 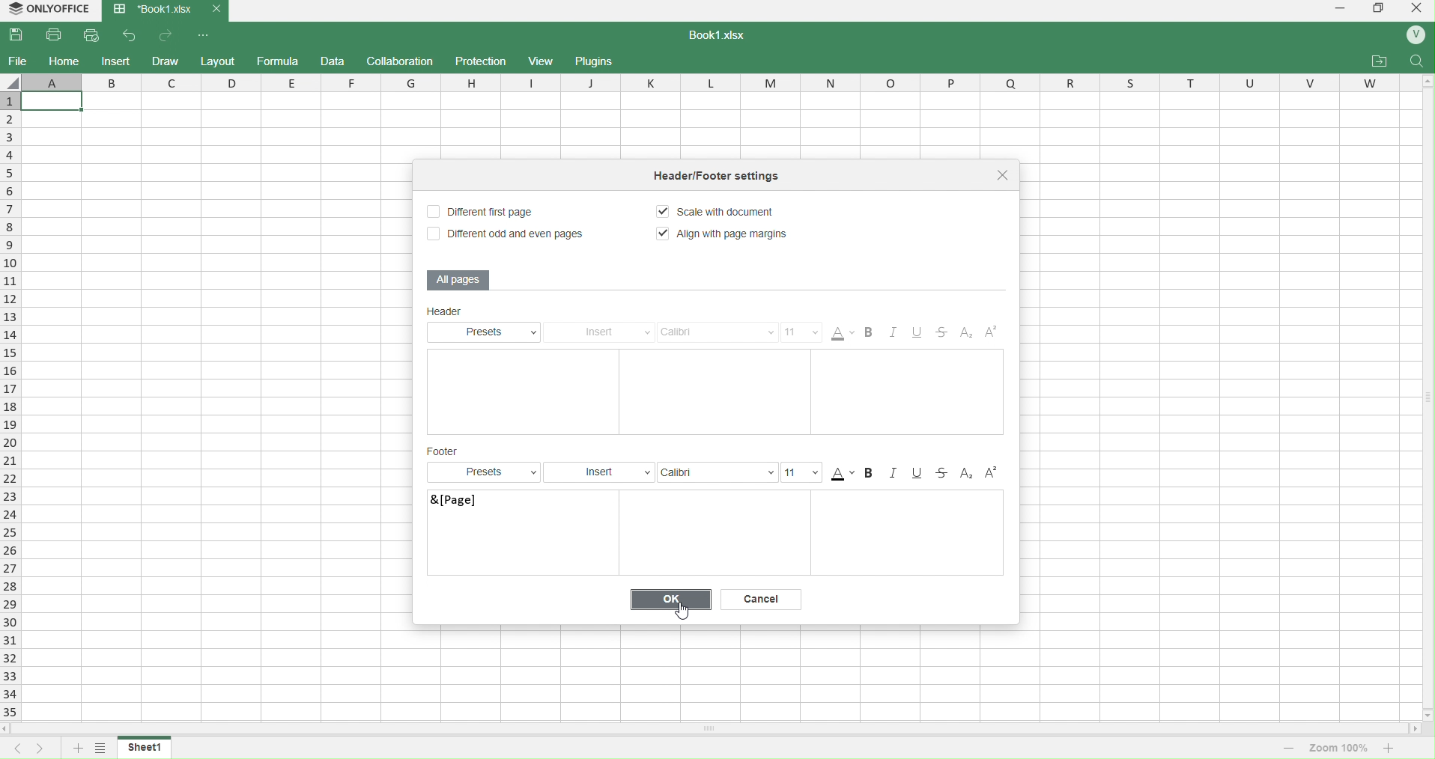 What do you see at coordinates (278, 62) in the screenshot?
I see `formula` at bounding box center [278, 62].